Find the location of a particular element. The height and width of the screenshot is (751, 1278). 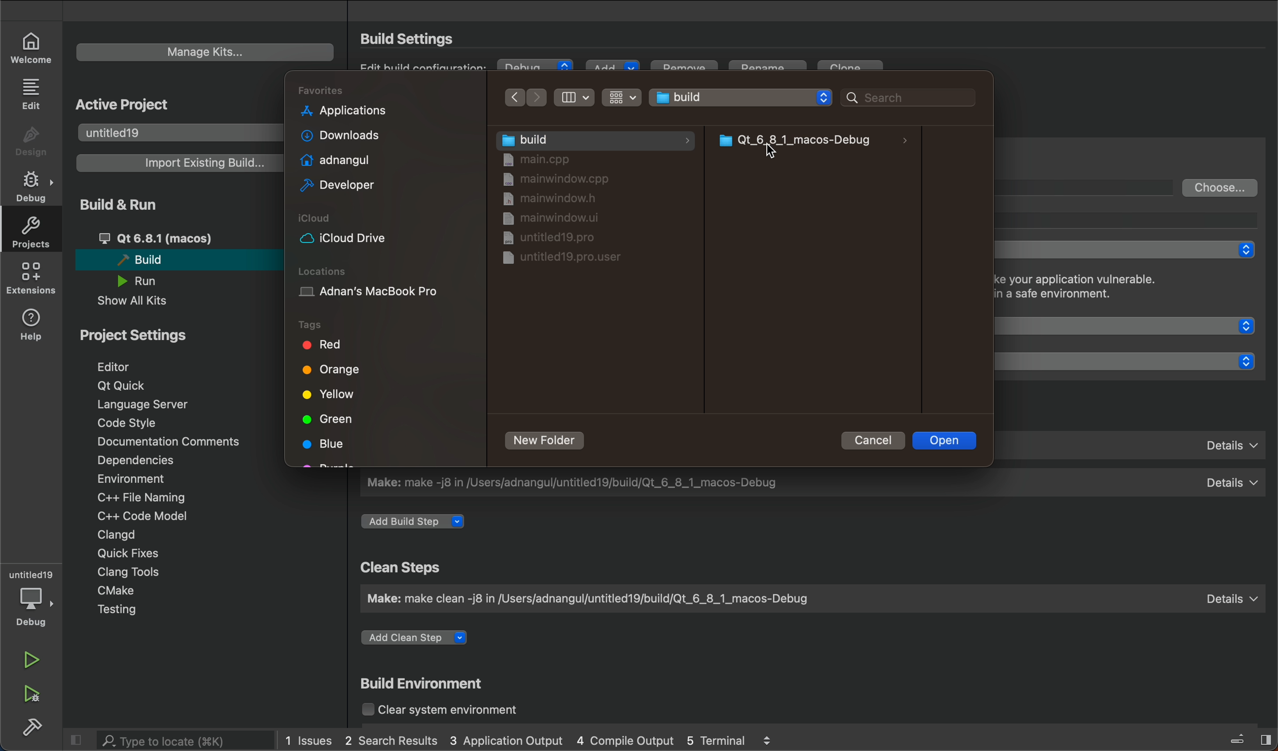

quick fixes is located at coordinates (124, 552).